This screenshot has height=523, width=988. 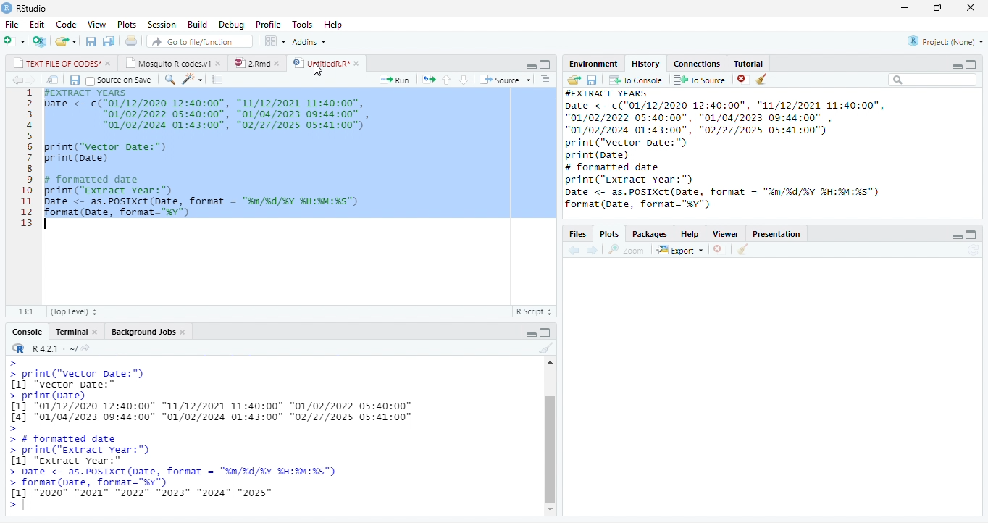 I want to click on search bar, so click(x=932, y=80).